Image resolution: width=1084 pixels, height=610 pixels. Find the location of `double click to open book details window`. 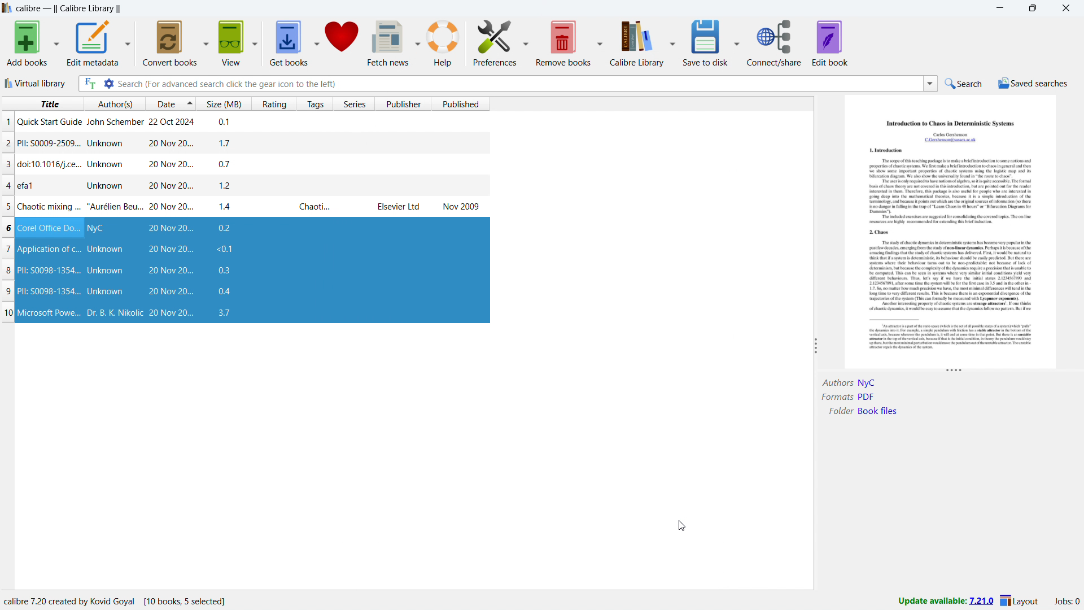

double click to open book details window is located at coordinates (952, 230).